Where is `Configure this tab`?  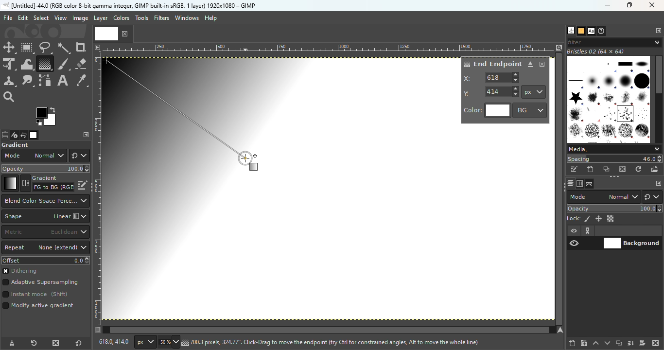
Configure this tab is located at coordinates (658, 184).